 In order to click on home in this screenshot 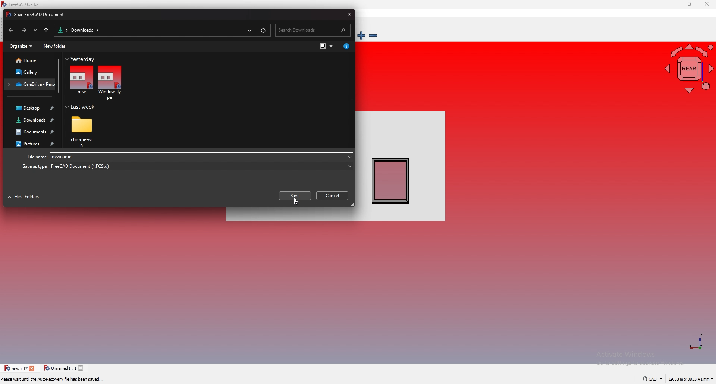, I will do `click(29, 60)`.